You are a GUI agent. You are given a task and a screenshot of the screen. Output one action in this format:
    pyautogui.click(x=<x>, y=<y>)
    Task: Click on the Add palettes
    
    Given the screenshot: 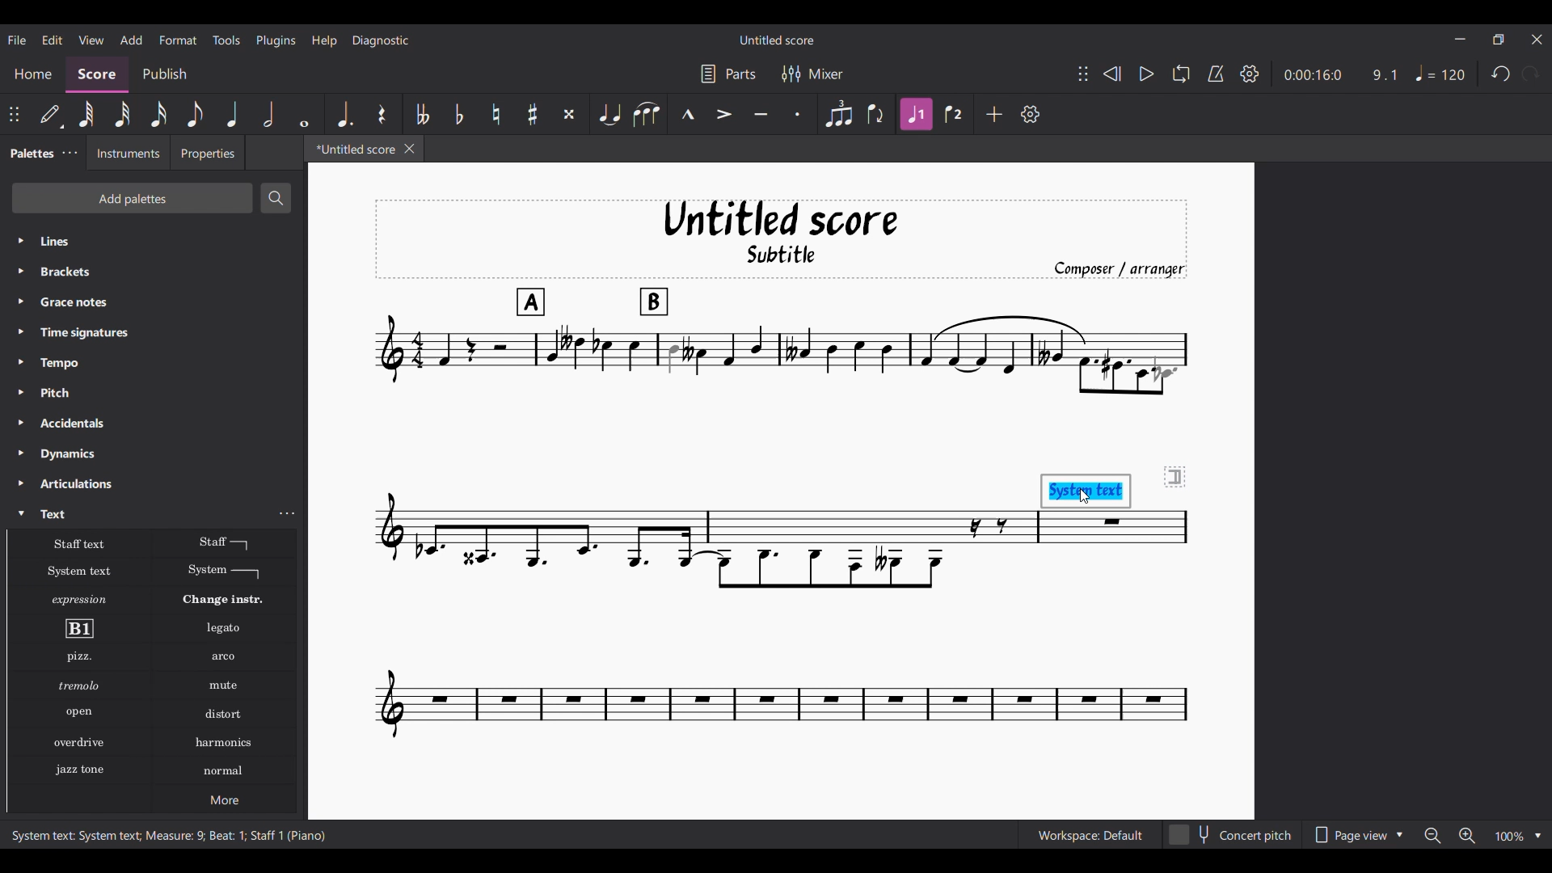 What is the action you would take?
    pyautogui.click(x=132, y=198)
    